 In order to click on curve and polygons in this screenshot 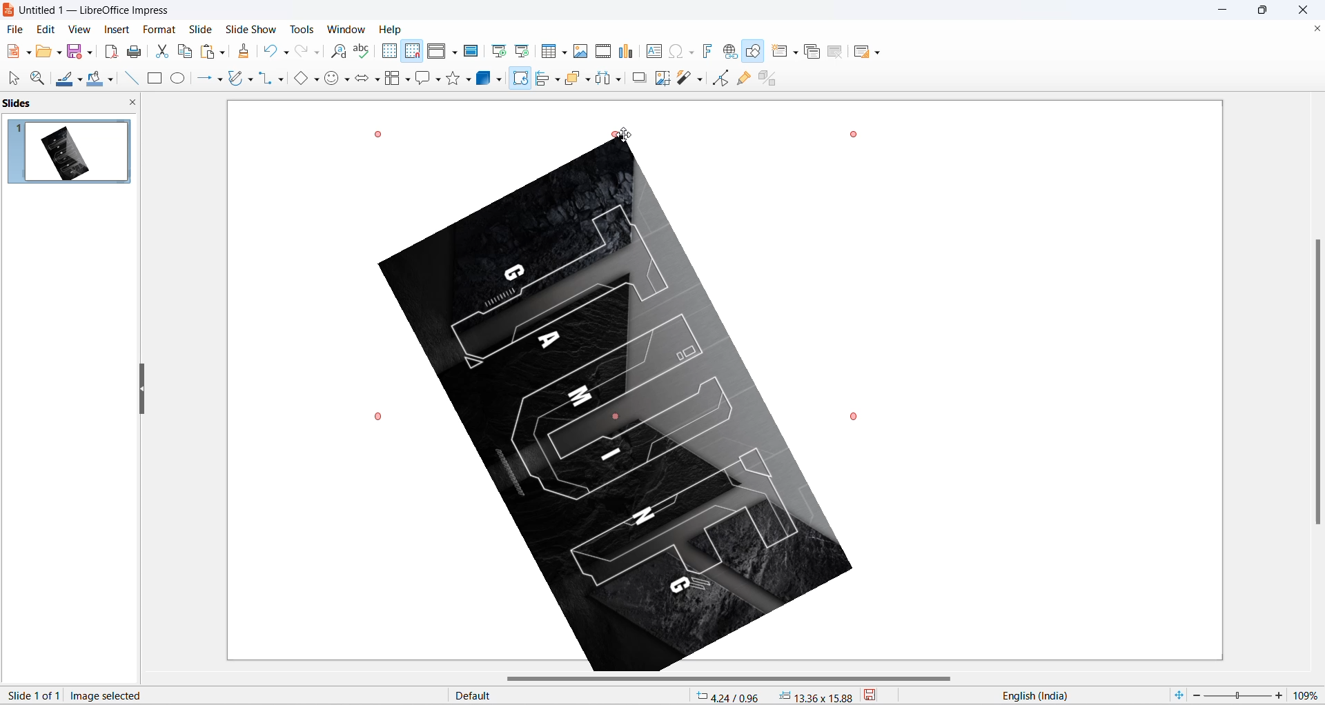, I will do `click(251, 81)`.